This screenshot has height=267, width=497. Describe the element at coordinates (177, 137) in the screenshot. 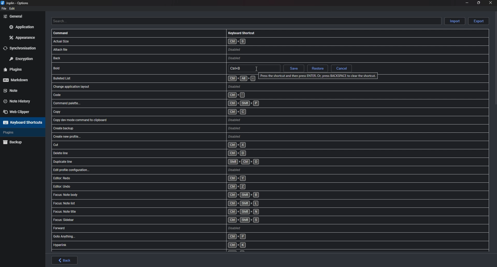

I see `shortcut` at that location.